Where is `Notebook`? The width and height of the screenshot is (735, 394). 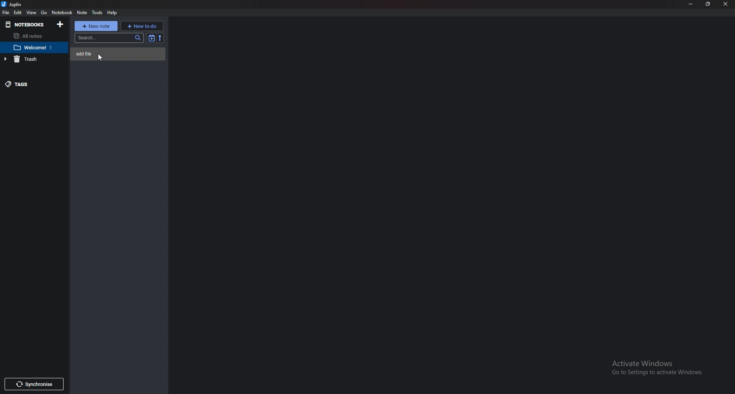 Notebook is located at coordinates (62, 12).